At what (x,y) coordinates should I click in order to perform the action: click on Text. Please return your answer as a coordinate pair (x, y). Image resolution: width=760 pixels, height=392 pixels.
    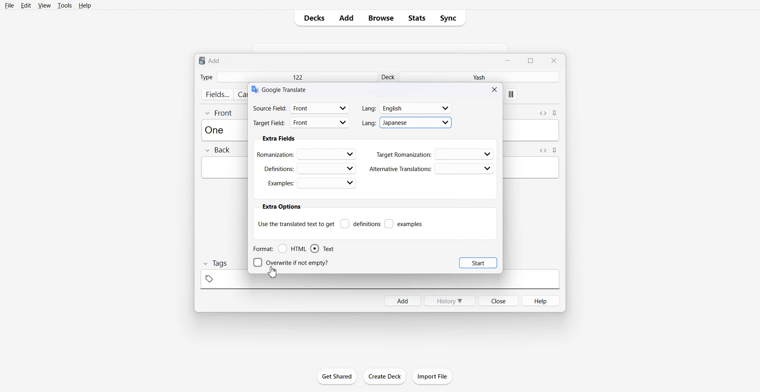
    Looking at the image, I should click on (322, 249).